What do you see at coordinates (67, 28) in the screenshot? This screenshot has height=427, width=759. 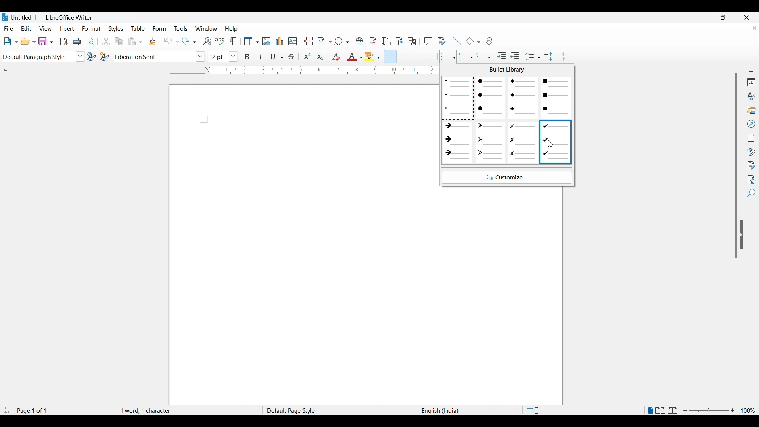 I see `Insert` at bounding box center [67, 28].